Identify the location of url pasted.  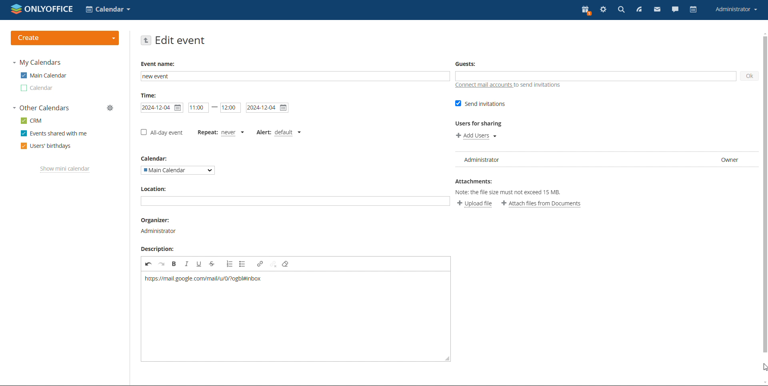
(202, 280).